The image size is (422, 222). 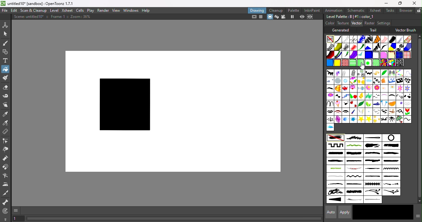 What do you see at coordinates (257, 10) in the screenshot?
I see `Drawing` at bounding box center [257, 10].